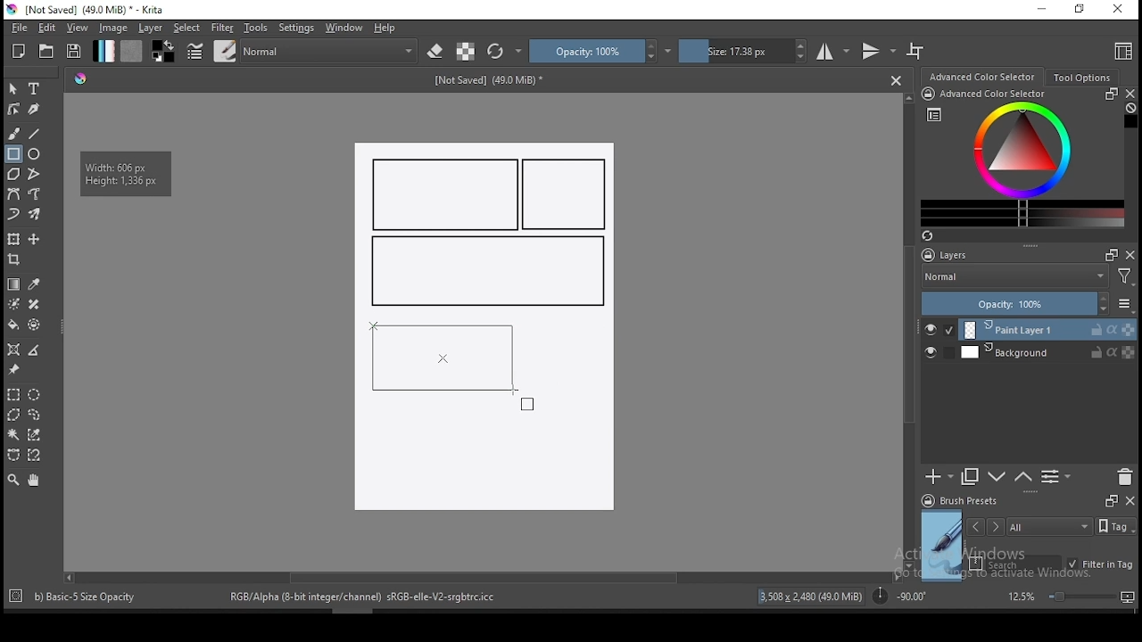  Describe the element at coordinates (437, 52) in the screenshot. I see `set eraser mode` at that location.